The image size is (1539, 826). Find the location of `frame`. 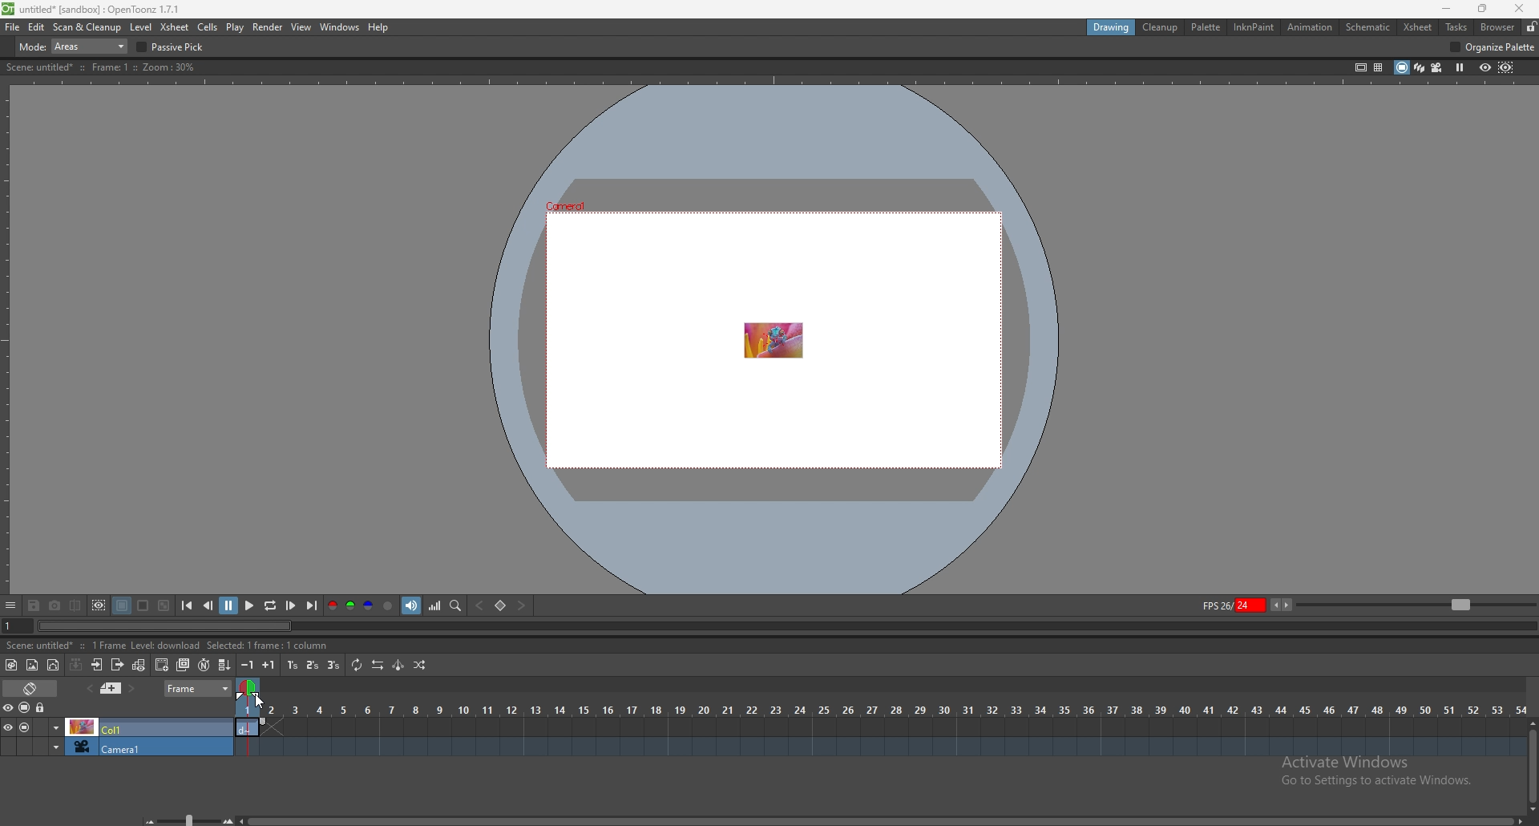

frame is located at coordinates (198, 688).